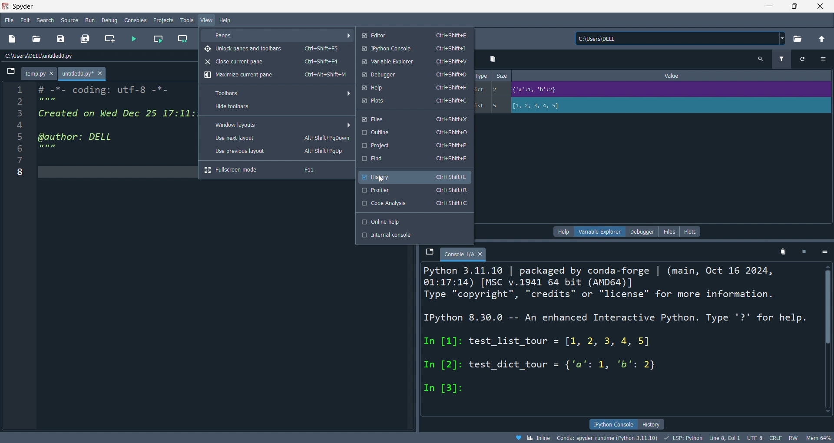 The height and width of the screenshot is (443, 834). Describe the element at coordinates (481, 106) in the screenshot. I see `list` at that location.